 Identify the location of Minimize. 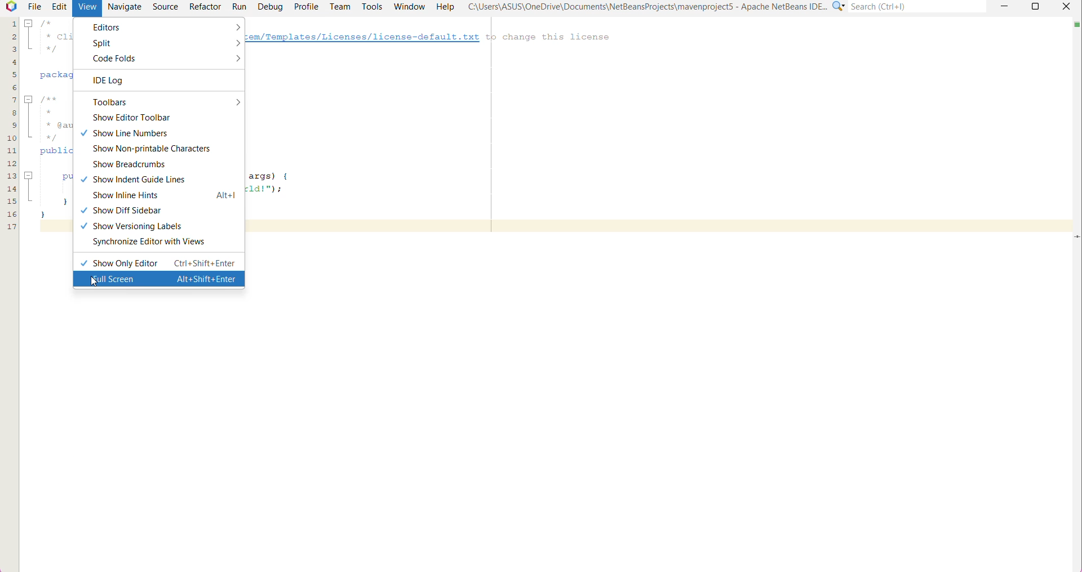
(1004, 7).